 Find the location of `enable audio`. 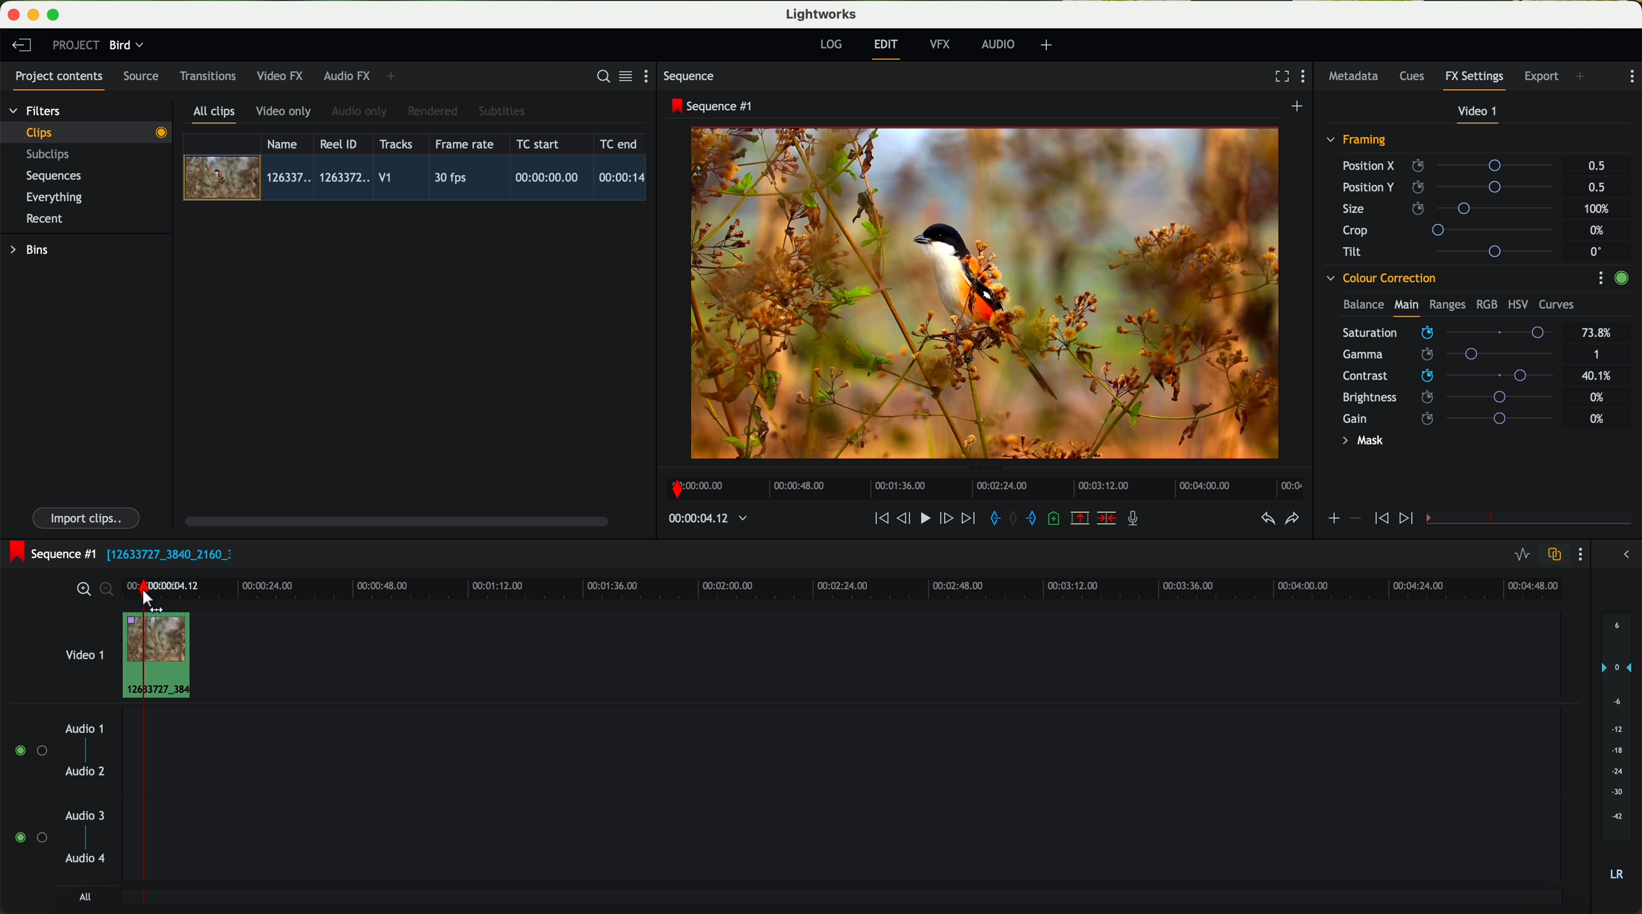

enable audio is located at coordinates (30, 837).